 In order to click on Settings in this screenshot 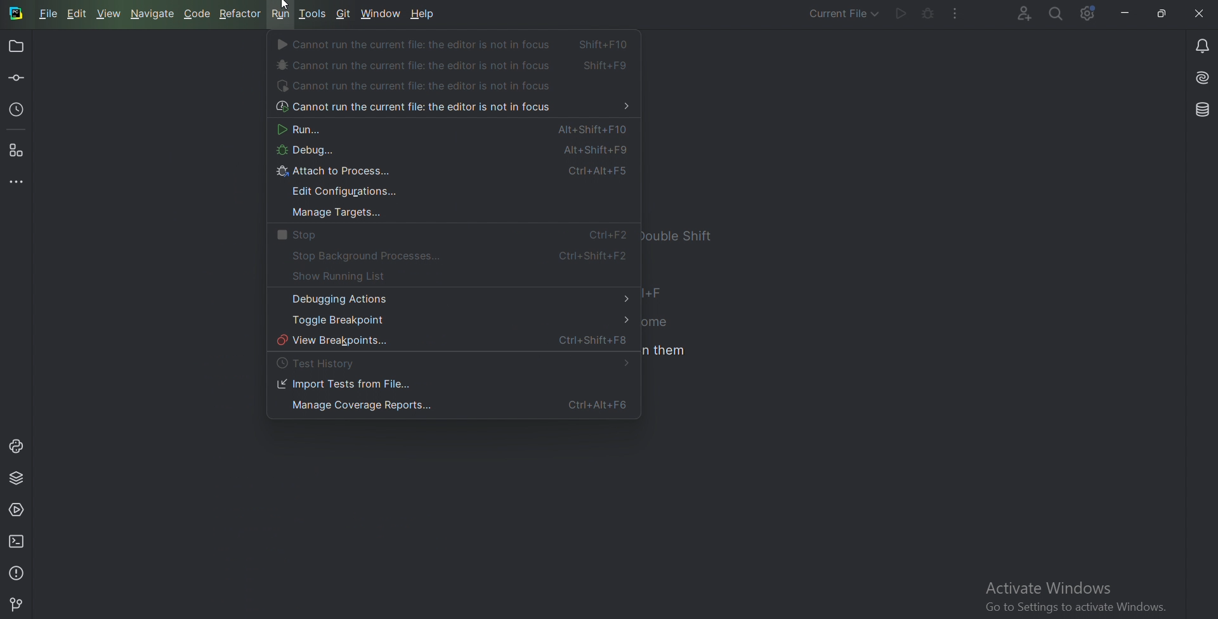, I will do `click(1088, 14)`.